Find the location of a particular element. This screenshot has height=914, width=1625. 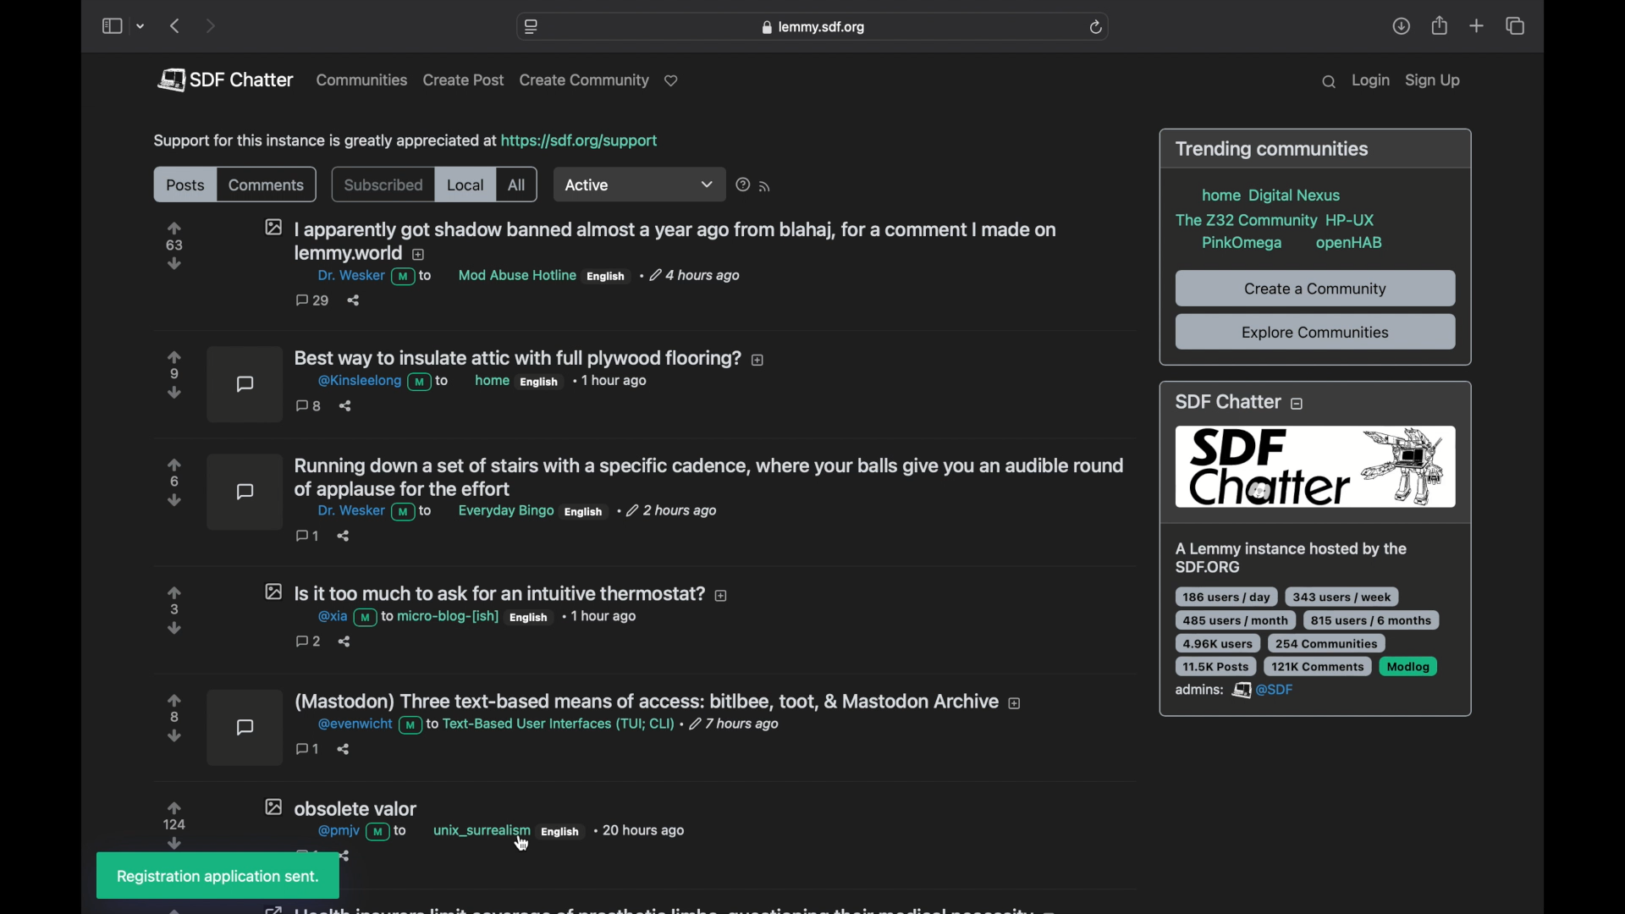

communities is located at coordinates (362, 80).